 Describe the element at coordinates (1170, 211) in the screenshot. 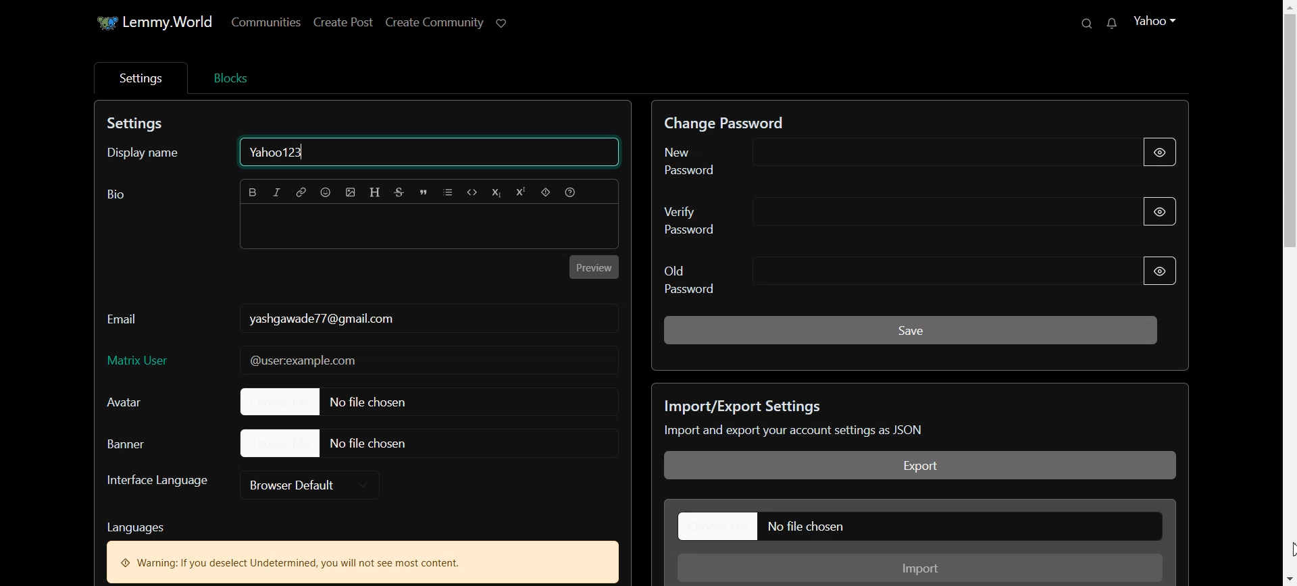

I see `Hide Password` at that location.